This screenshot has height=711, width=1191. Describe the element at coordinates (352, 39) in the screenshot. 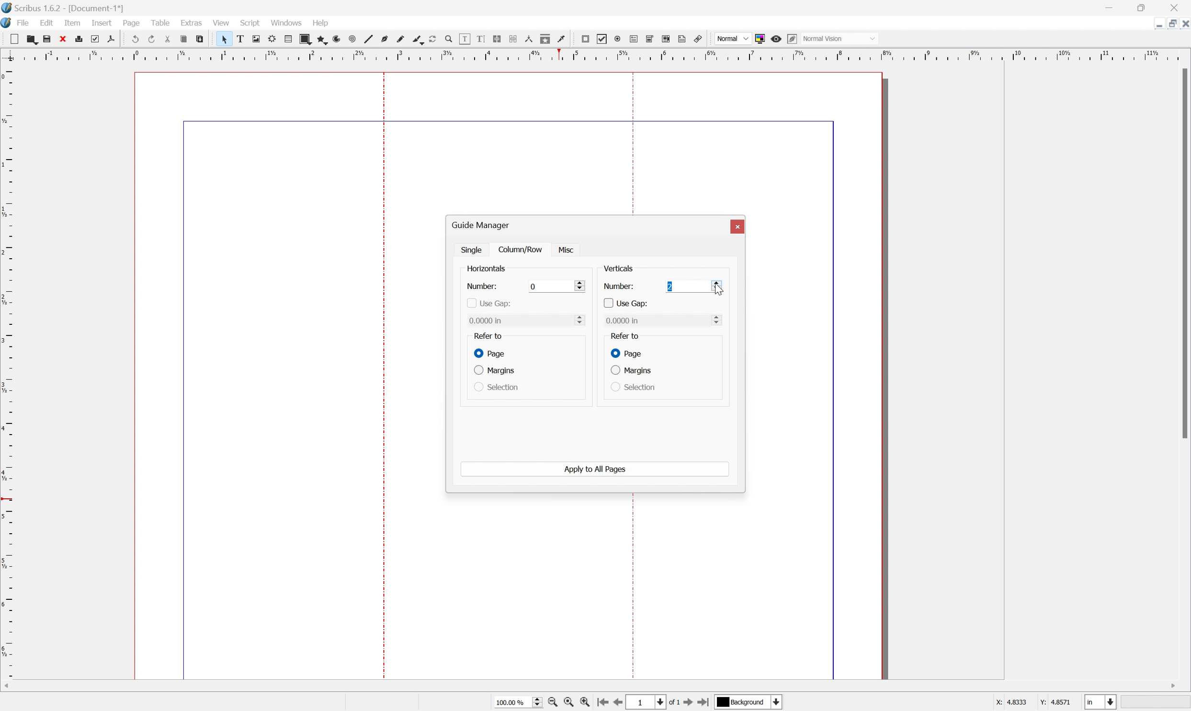

I see `spiral` at that location.